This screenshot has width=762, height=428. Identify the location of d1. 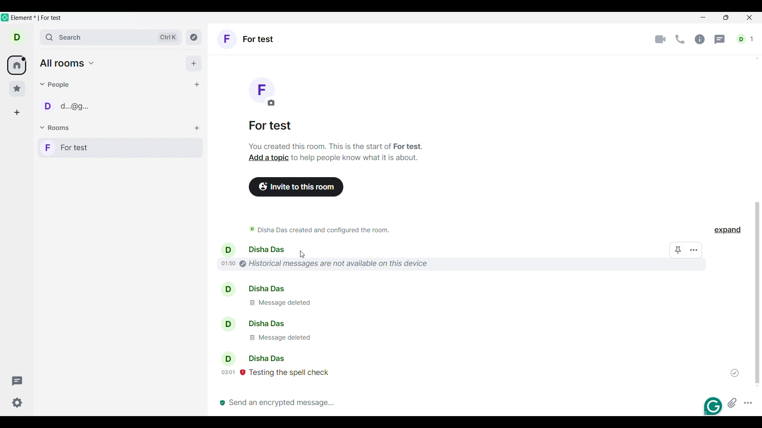
(746, 39).